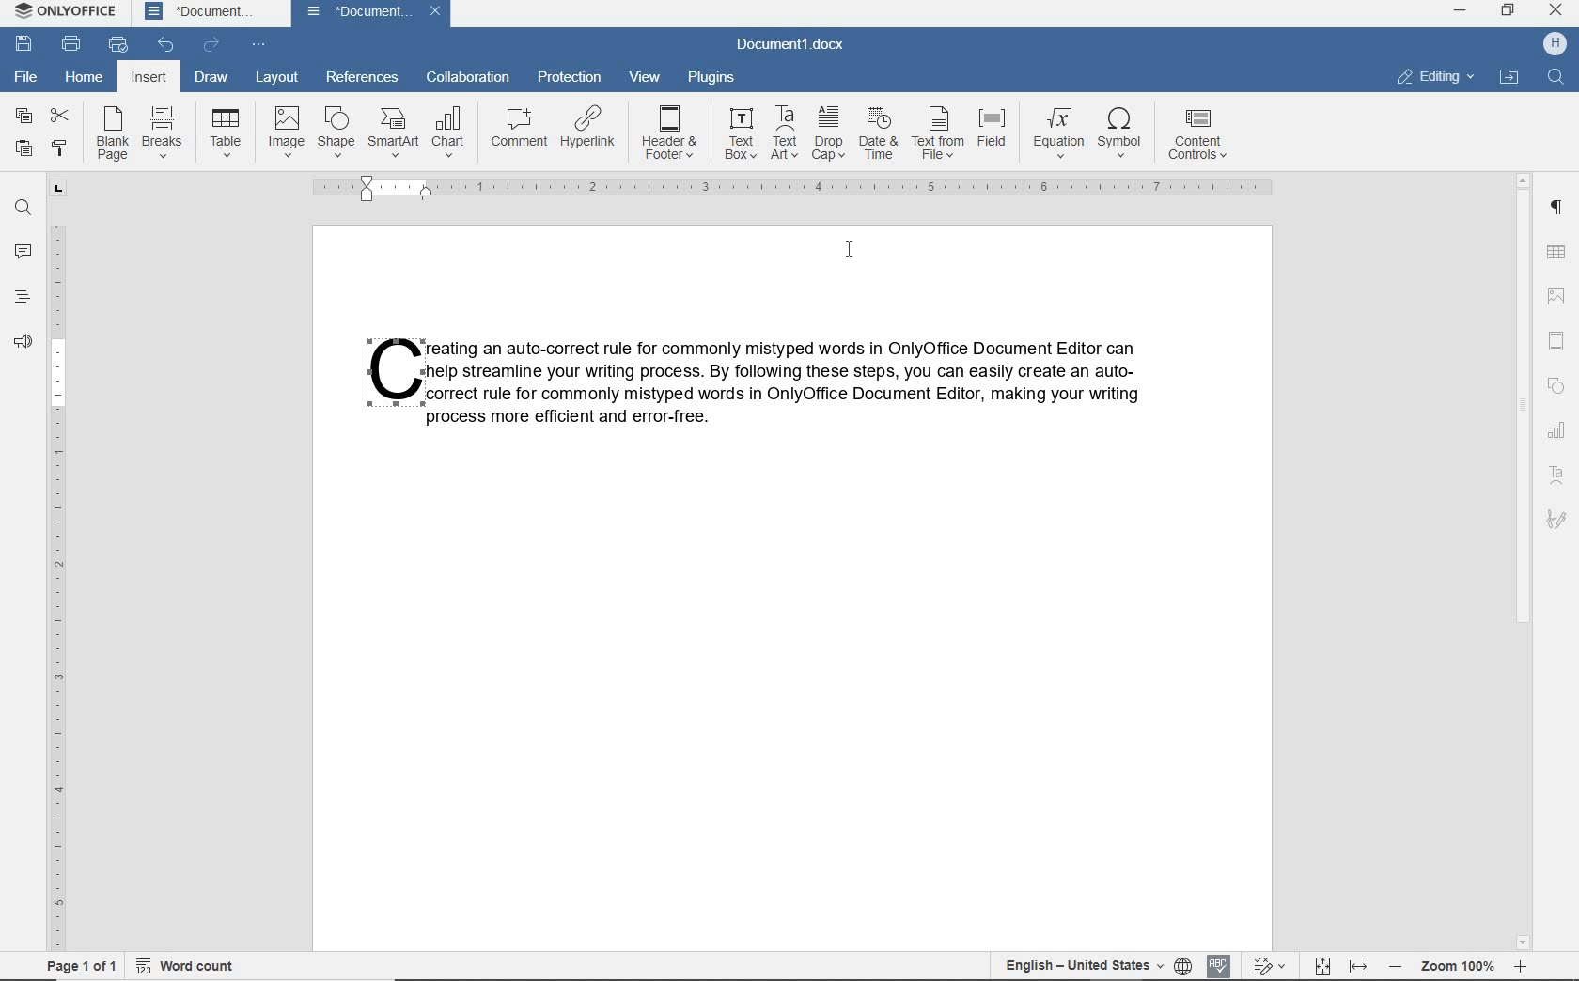 The image size is (1579, 981). What do you see at coordinates (797, 189) in the screenshot?
I see `ruler` at bounding box center [797, 189].